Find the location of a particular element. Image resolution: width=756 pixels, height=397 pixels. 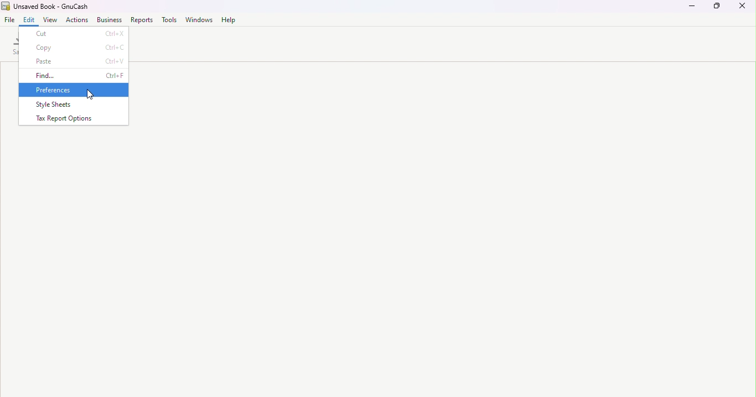

Tools is located at coordinates (169, 20).